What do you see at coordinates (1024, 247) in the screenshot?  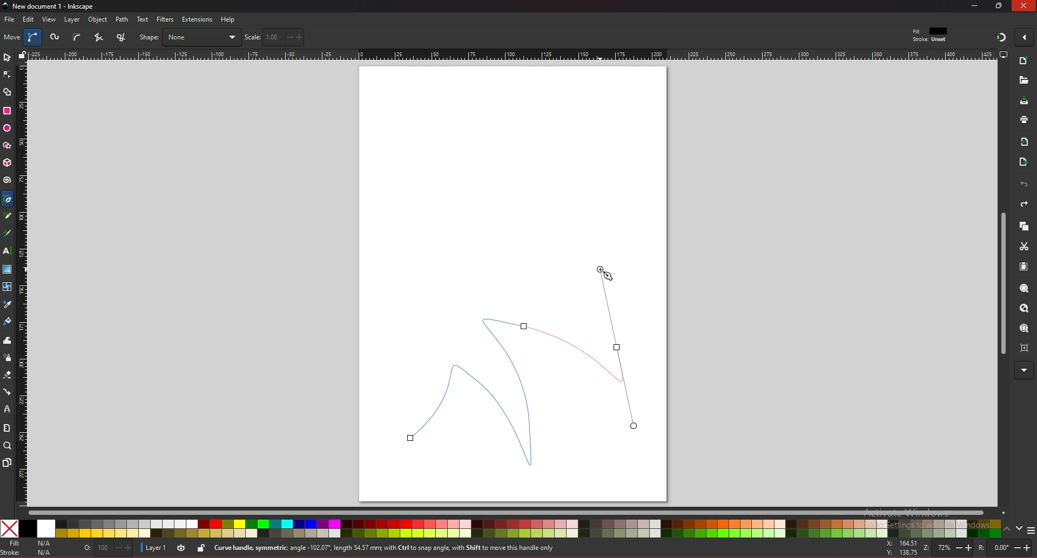 I see `cut` at bounding box center [1024, 247].